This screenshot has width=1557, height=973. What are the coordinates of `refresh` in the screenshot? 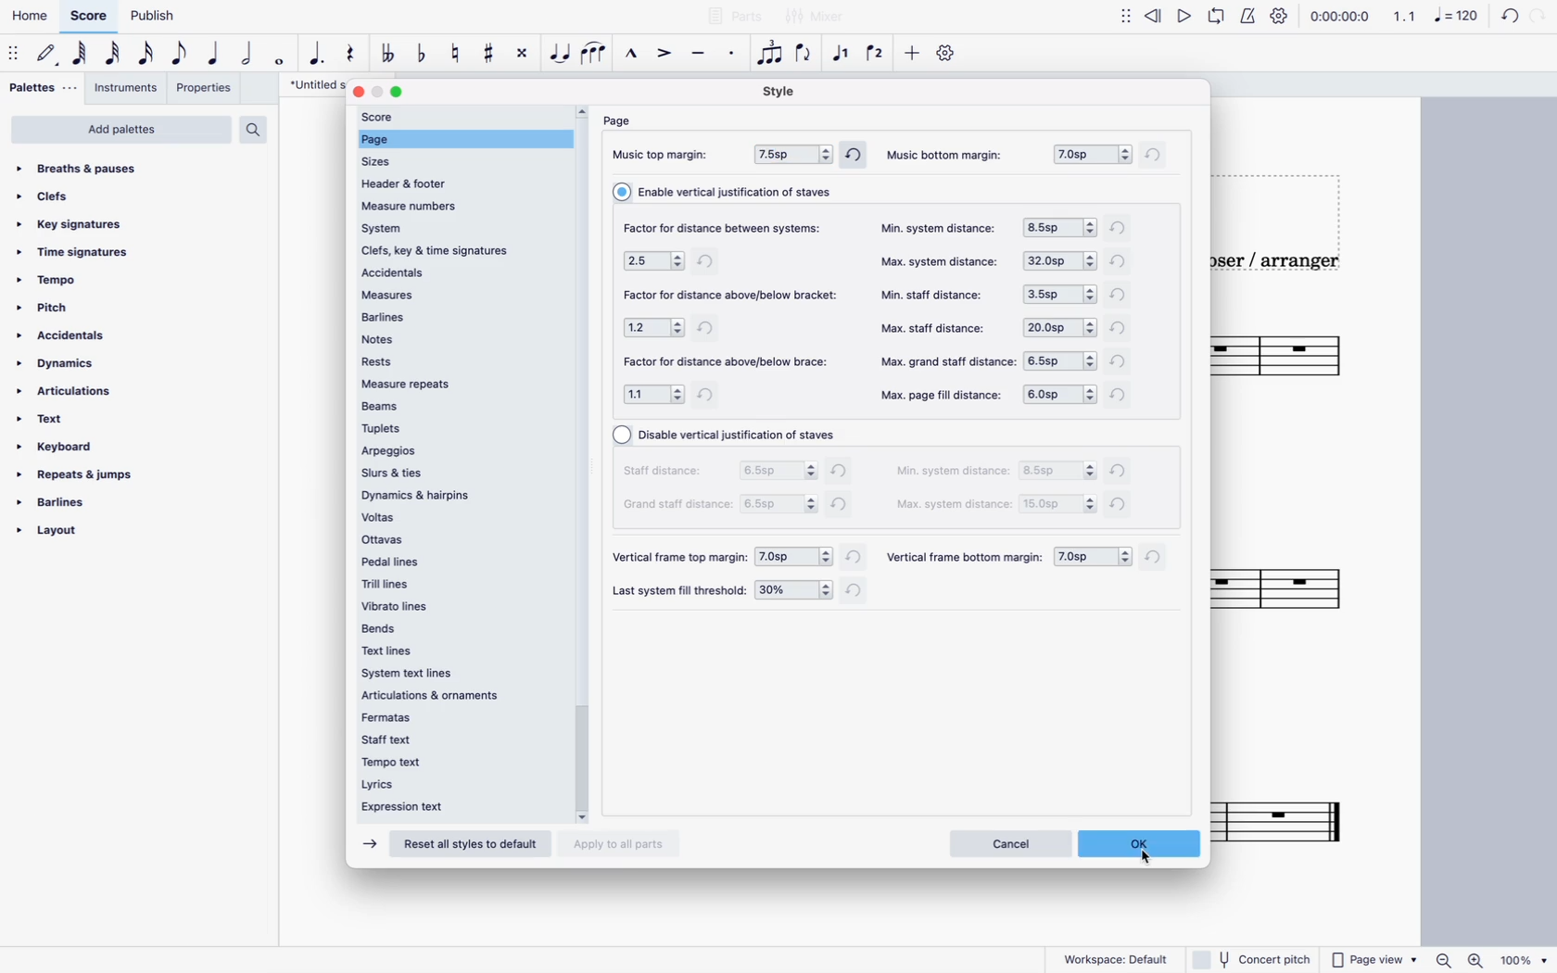 It's located at (1158, 560).